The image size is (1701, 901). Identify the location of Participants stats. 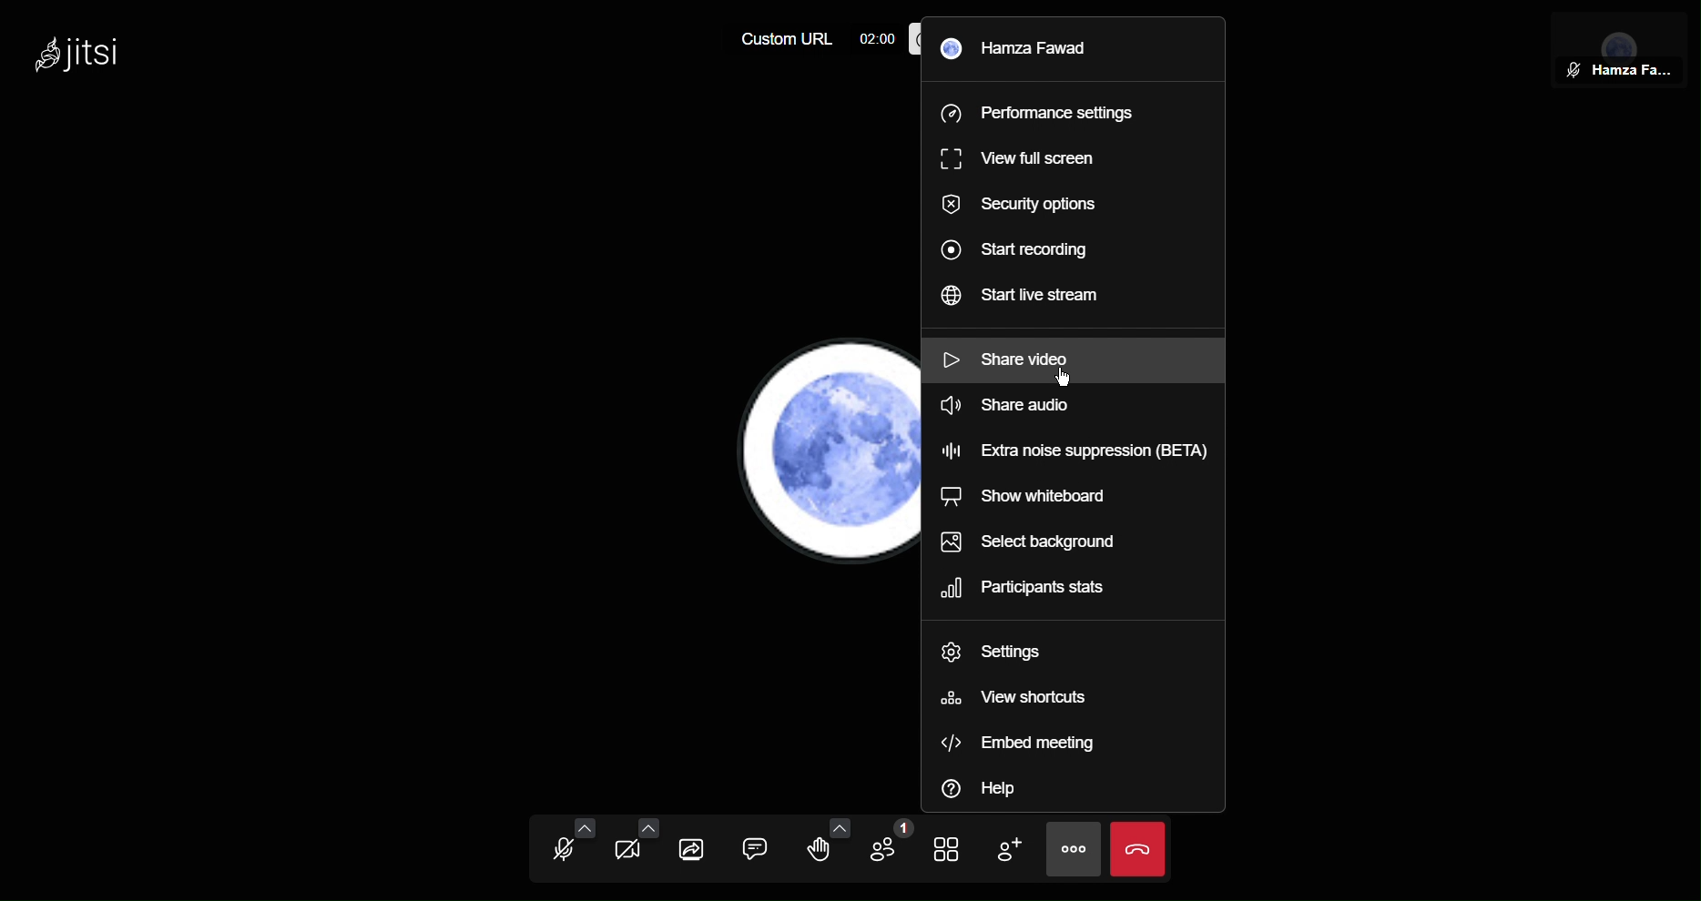
(1024, 590).